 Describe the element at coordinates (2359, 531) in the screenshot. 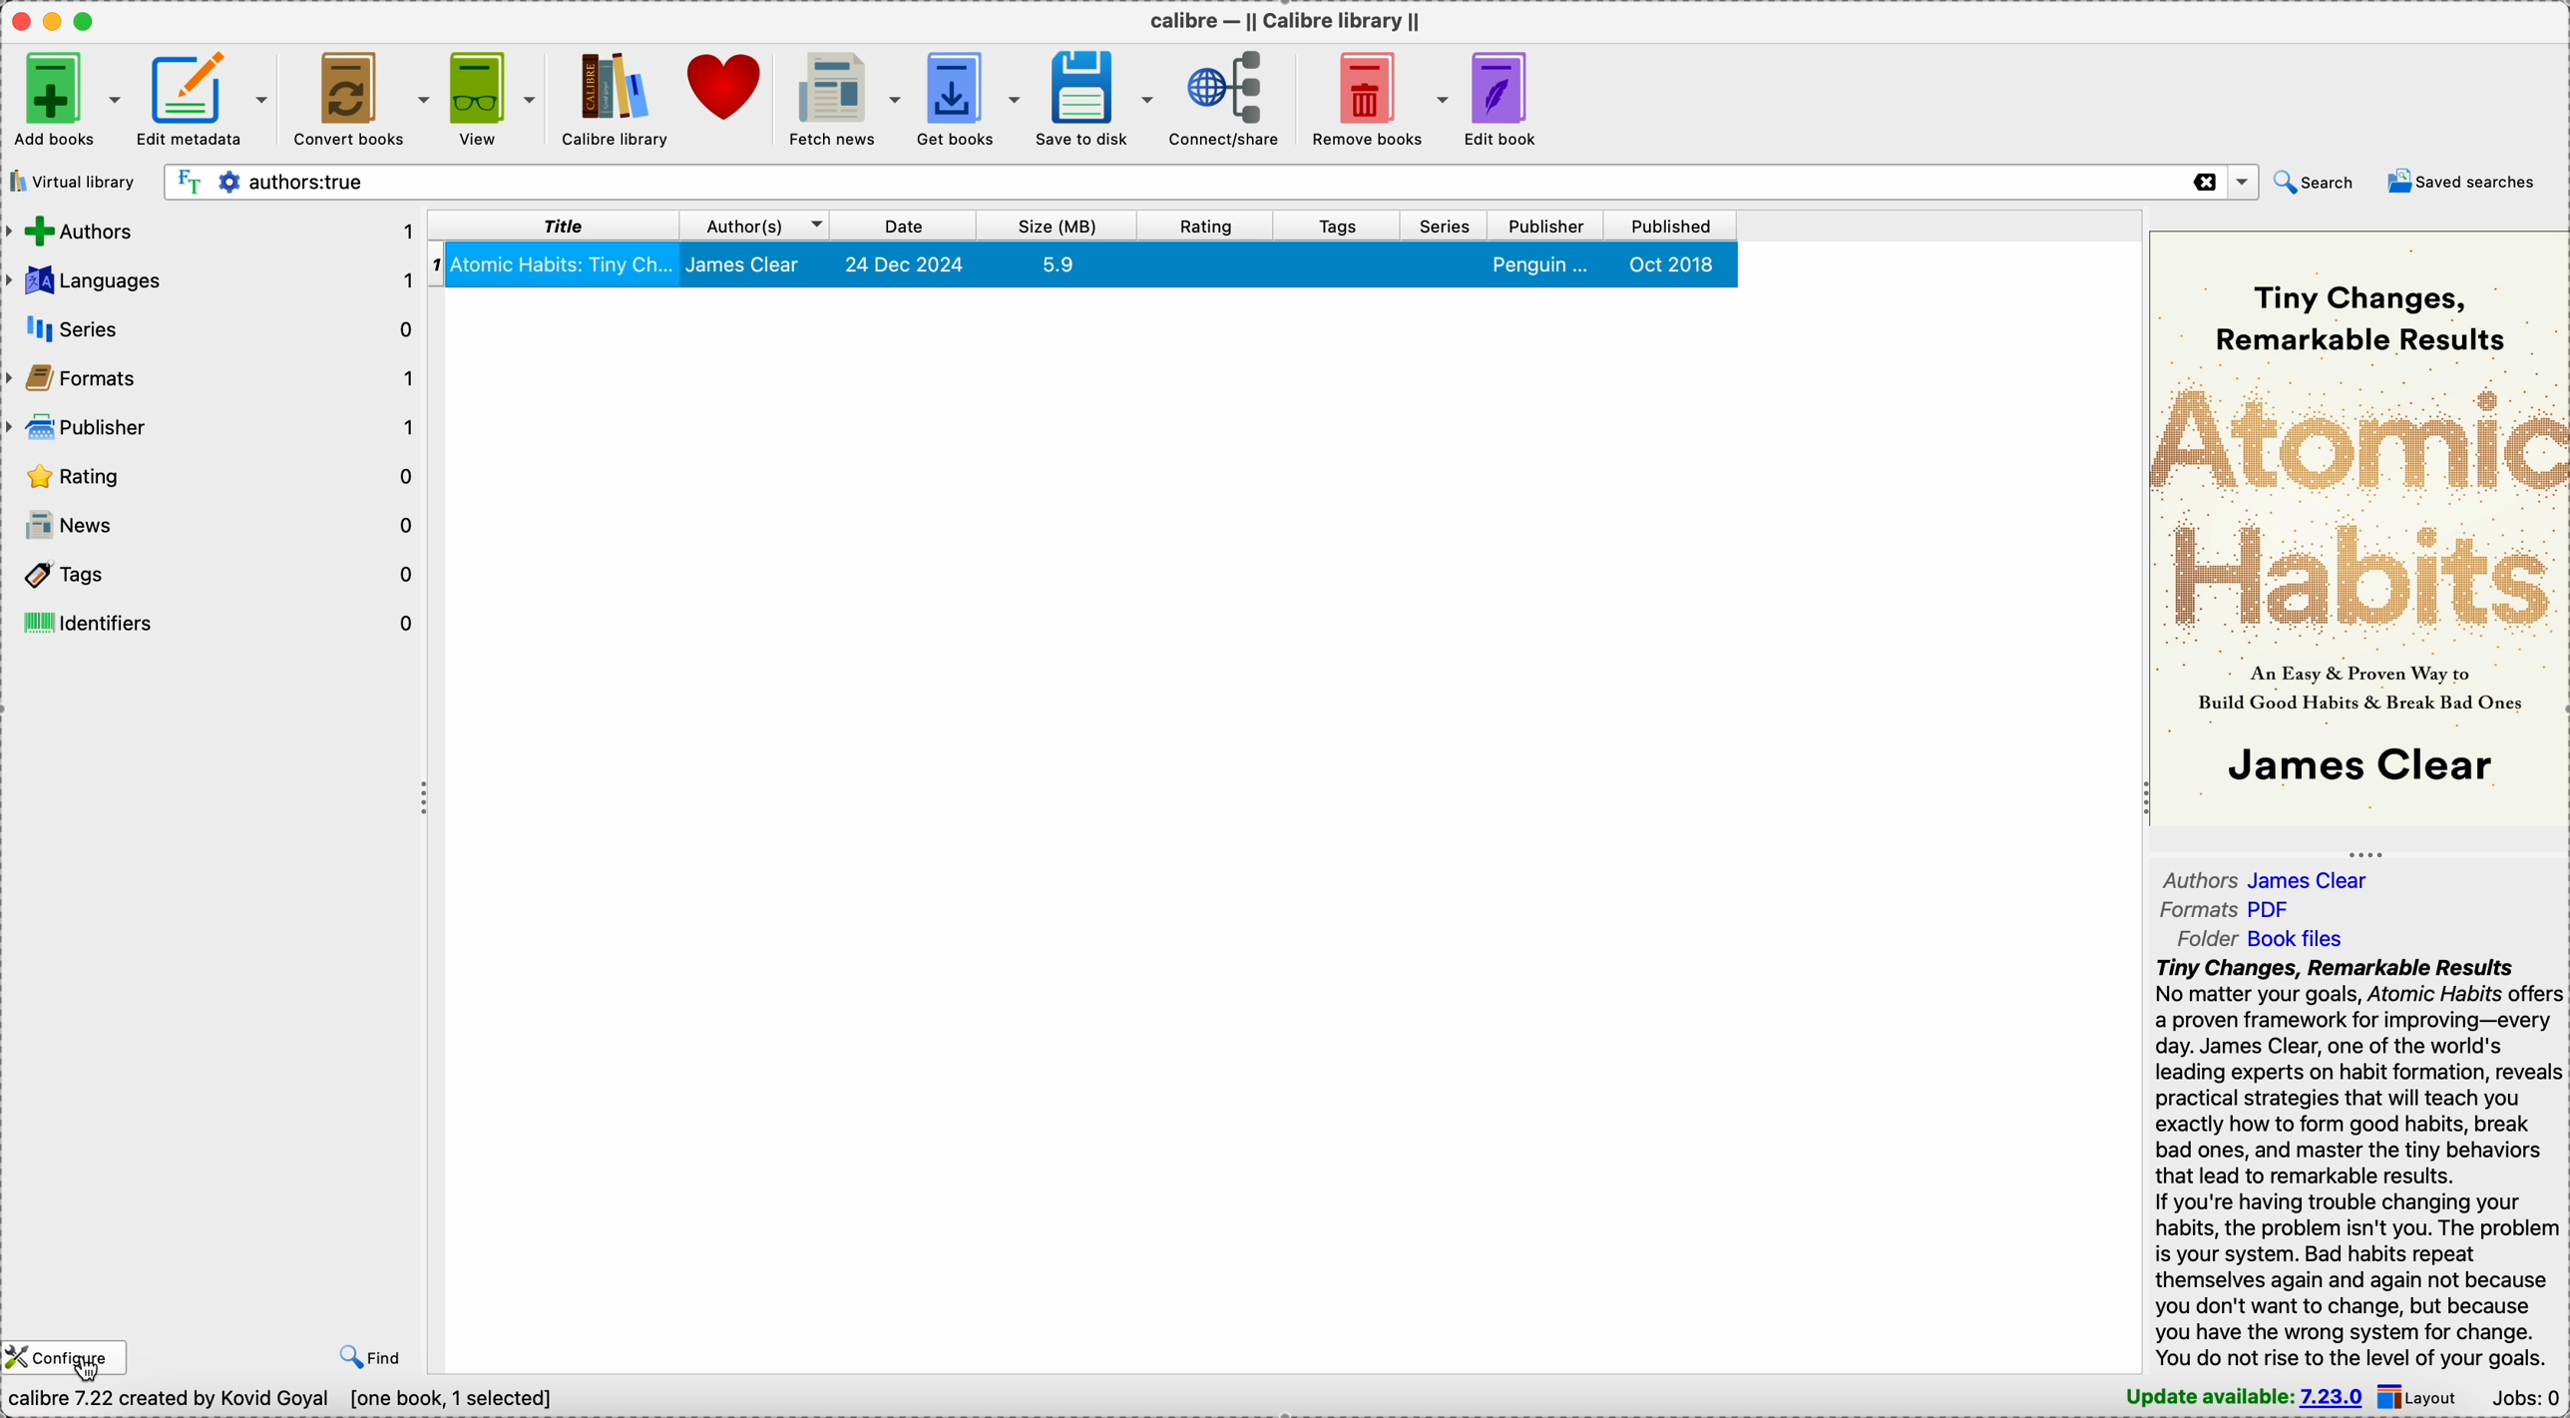

I see `Atomic Habits - book cover preview` at that location.